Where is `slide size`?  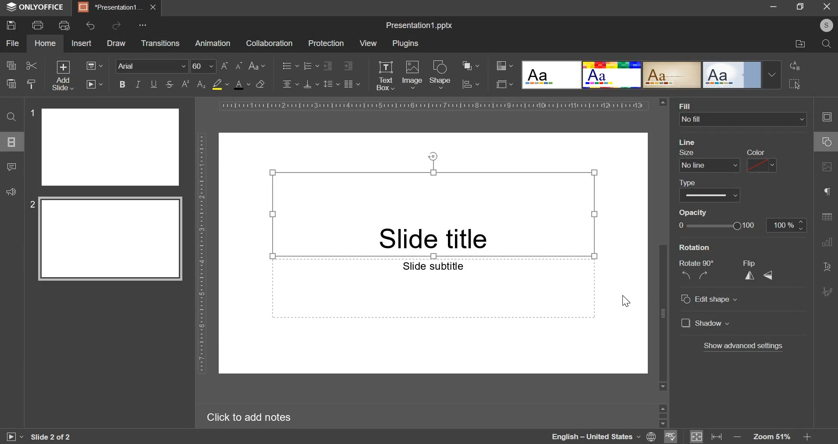
slide size is located at coordinates (504, 83).